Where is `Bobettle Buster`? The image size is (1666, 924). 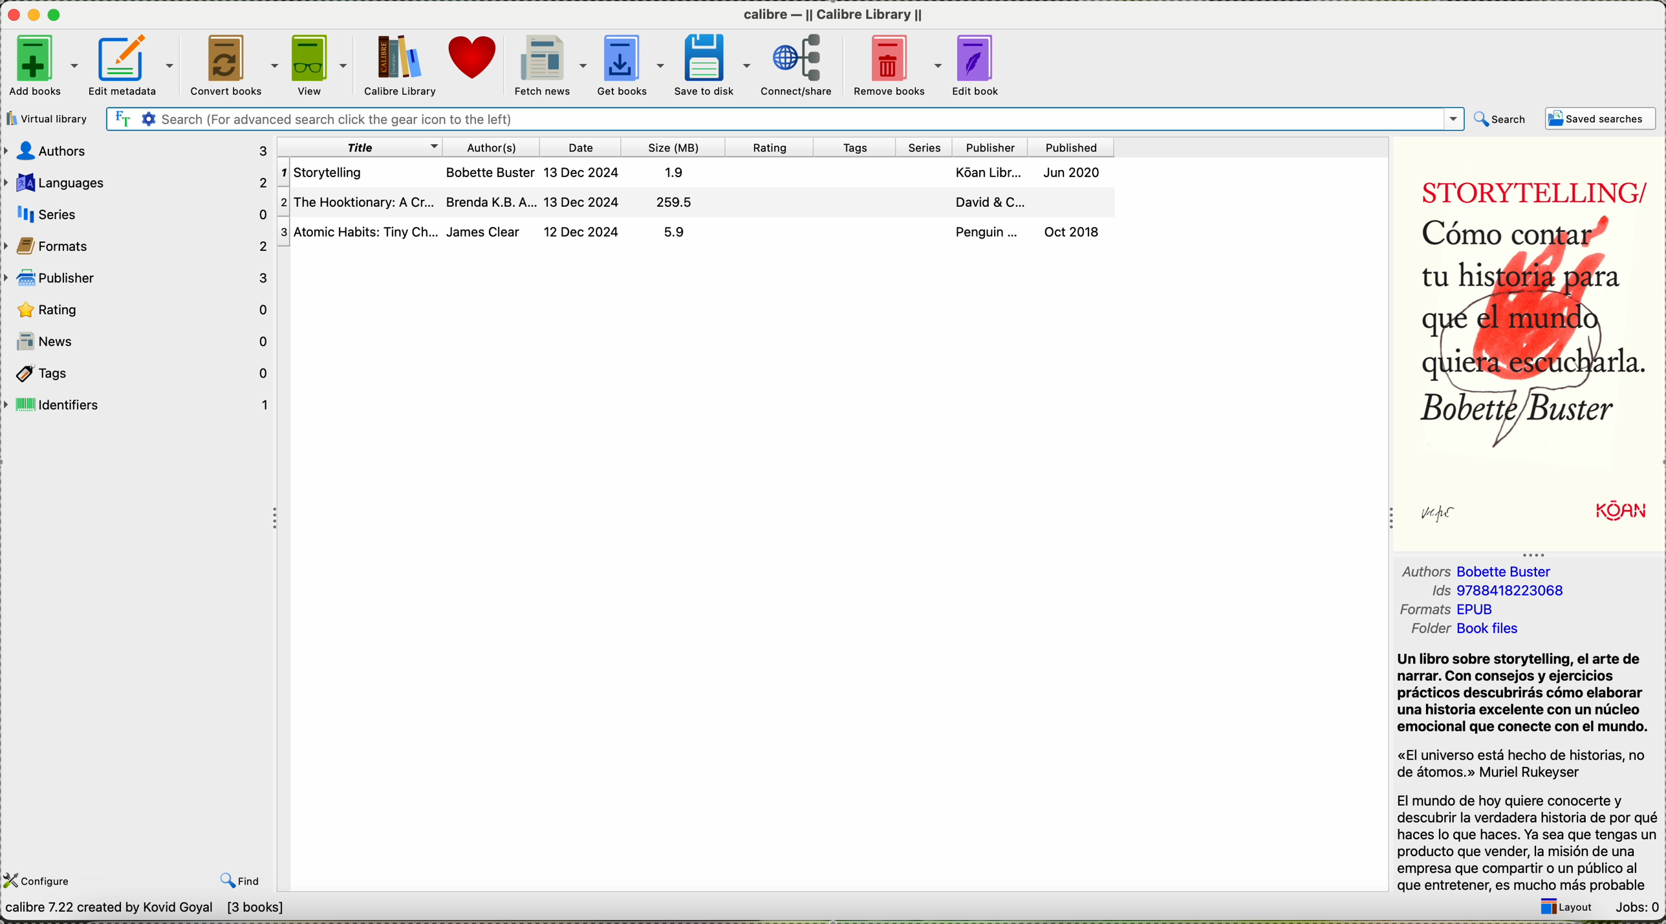 Bobettle Buster is located at coordinates (1511, 572).